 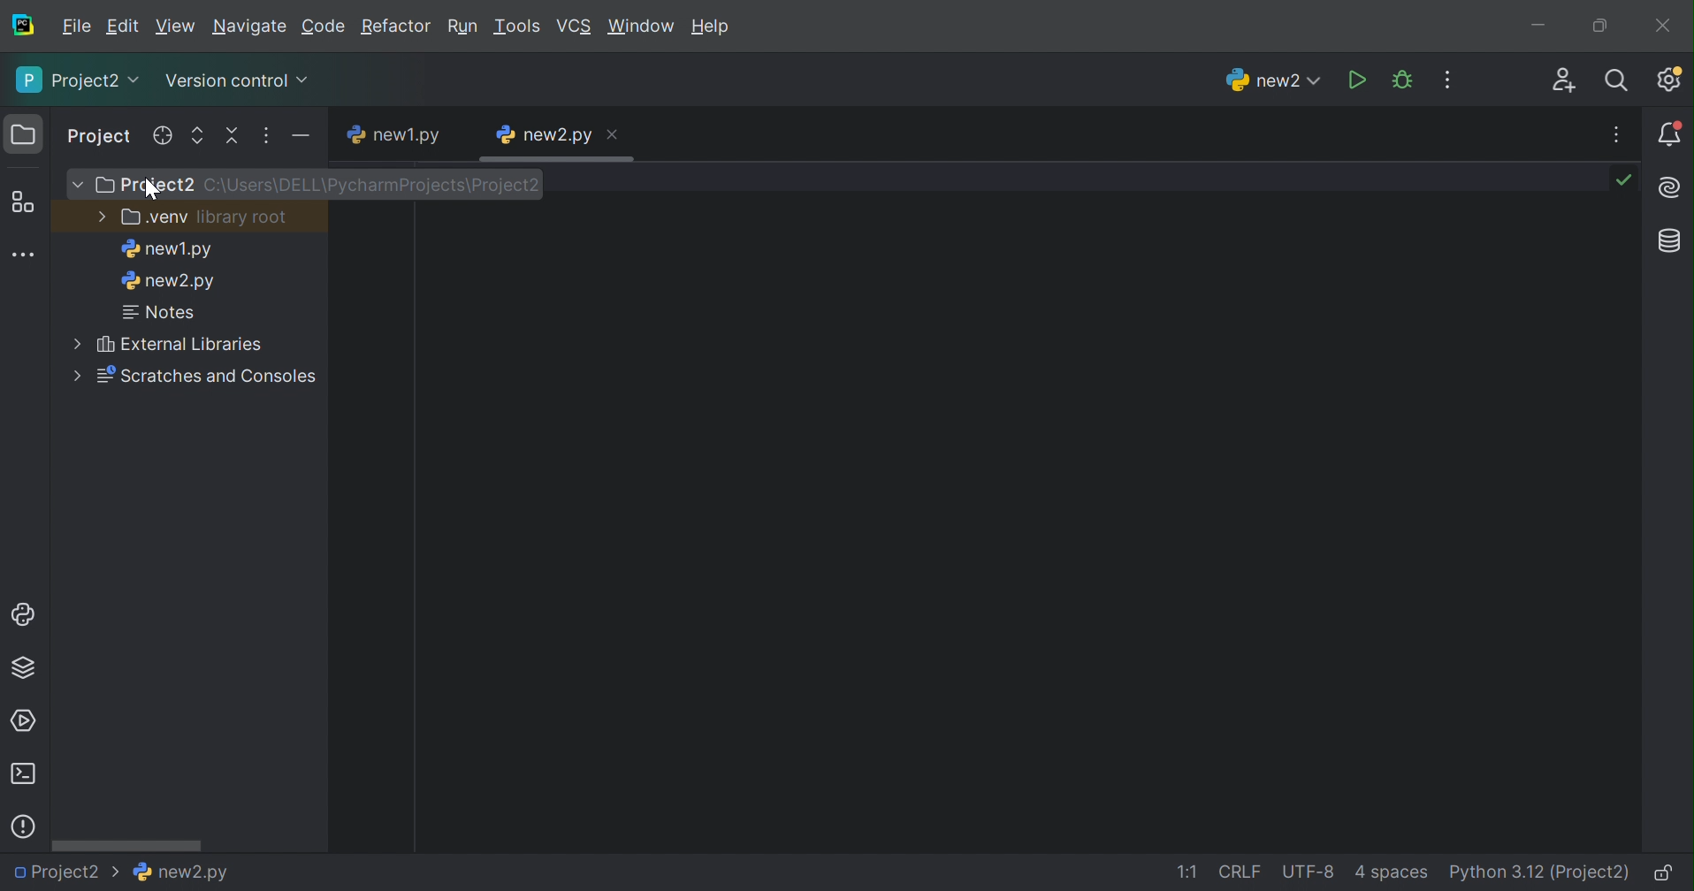 What do you see at coordinates (129, 844) in the screenshot?
I see `Scroll bar` at bounding box center [129, 844].